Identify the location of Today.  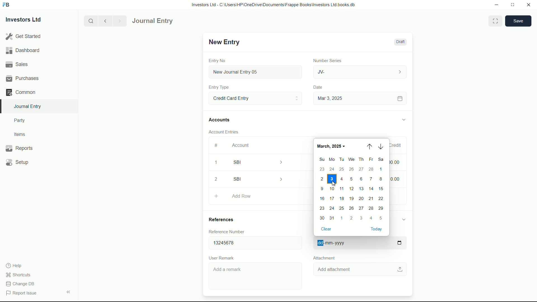
(377, 229).